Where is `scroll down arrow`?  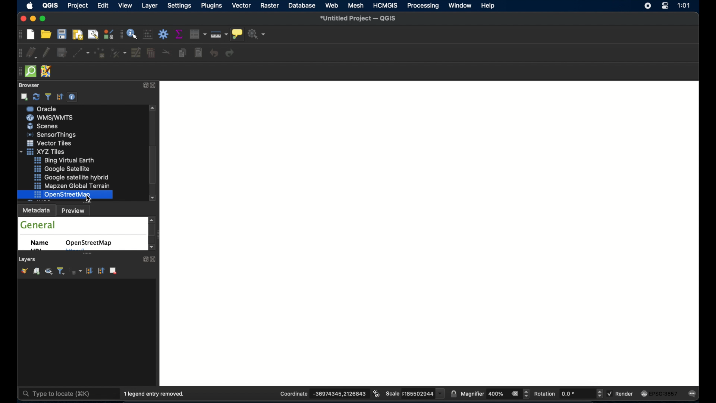 scroll down arrow is located at coordinates (153, 248).